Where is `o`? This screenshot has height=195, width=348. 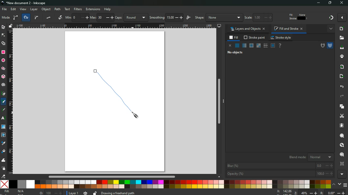
o is located at coordinates (51, 192).